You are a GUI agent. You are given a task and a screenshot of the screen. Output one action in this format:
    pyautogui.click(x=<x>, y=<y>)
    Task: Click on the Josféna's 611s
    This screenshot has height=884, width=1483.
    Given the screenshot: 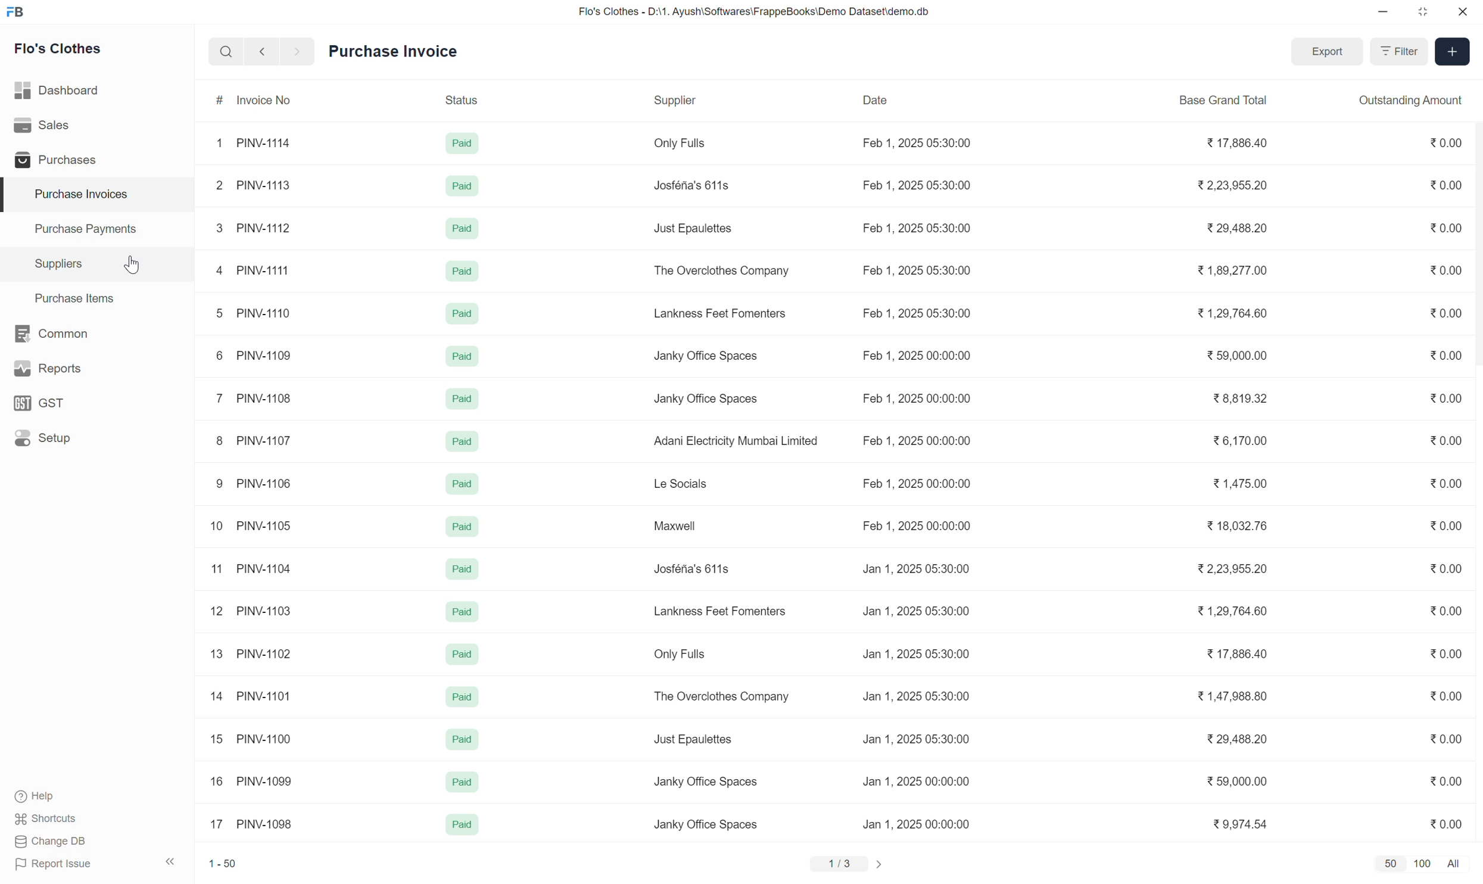 What is the action you would take?
    pyautogui.click(x=692, y=568)
    